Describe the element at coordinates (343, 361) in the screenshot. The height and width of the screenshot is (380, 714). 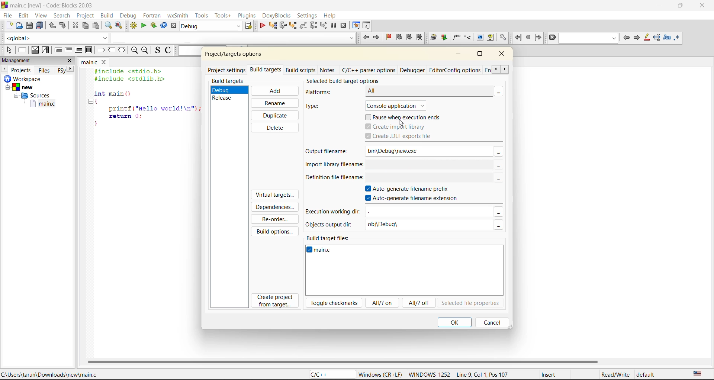
I see `horizontal scroll bar` at that location.